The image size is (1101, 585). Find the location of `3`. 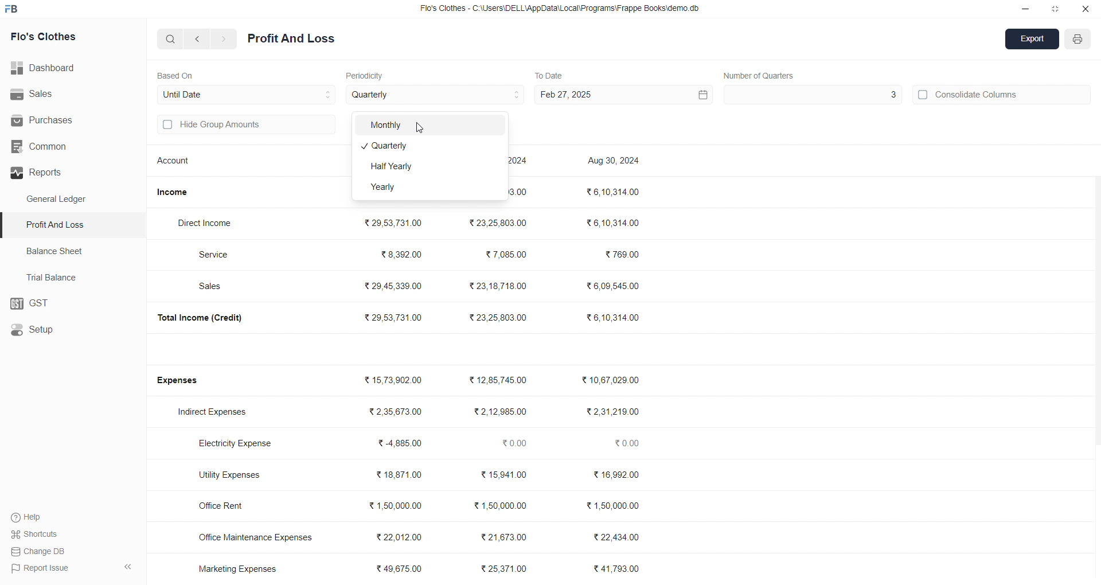

3 is located at coordinates (811, 95).